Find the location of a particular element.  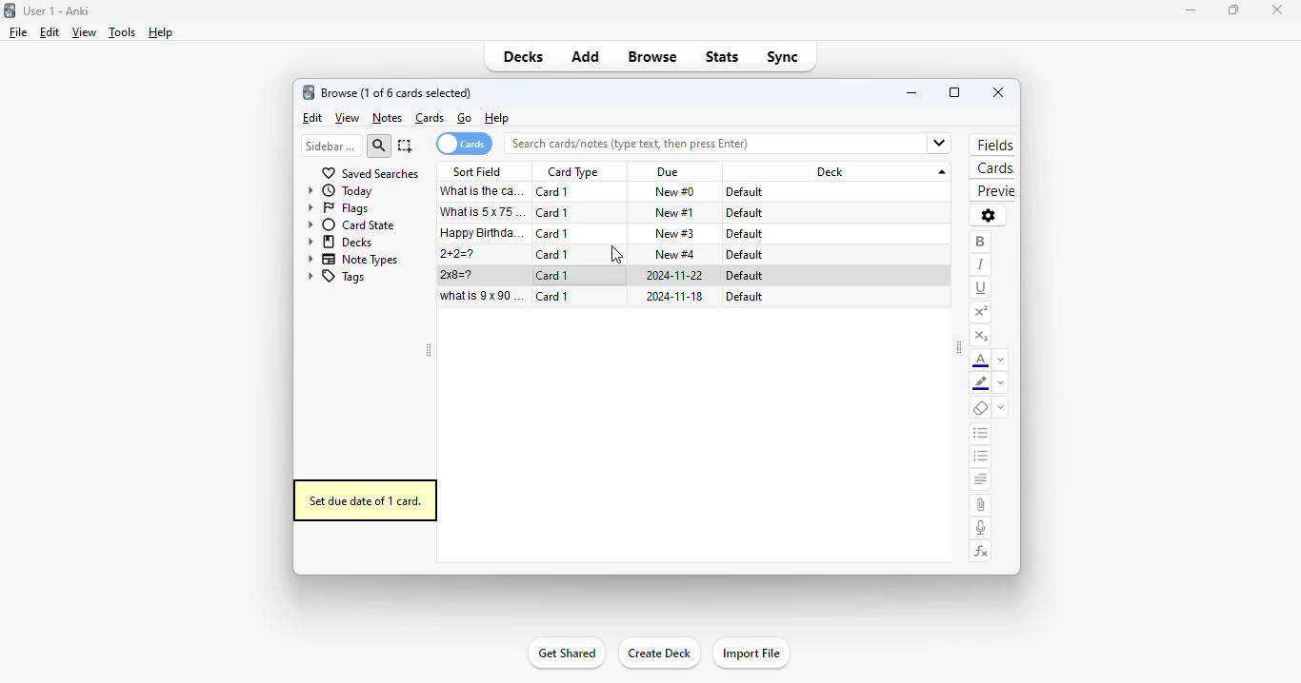

equations is located at coordinates (982, 552).